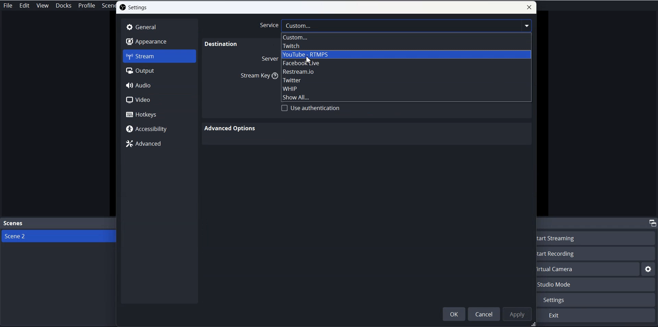  What do you see at coordinates (597, 285) in the screenshot?
I see `Studio Mode` at bounding box center [597, 285].